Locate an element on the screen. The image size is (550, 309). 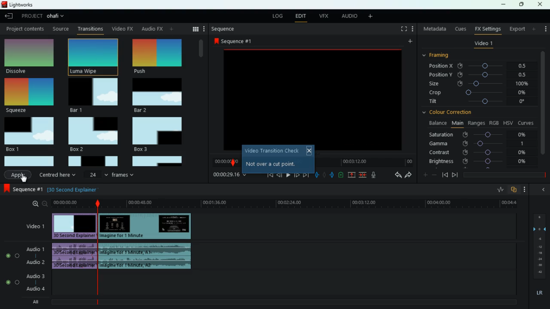
audio is located at coordinates (150, 257).